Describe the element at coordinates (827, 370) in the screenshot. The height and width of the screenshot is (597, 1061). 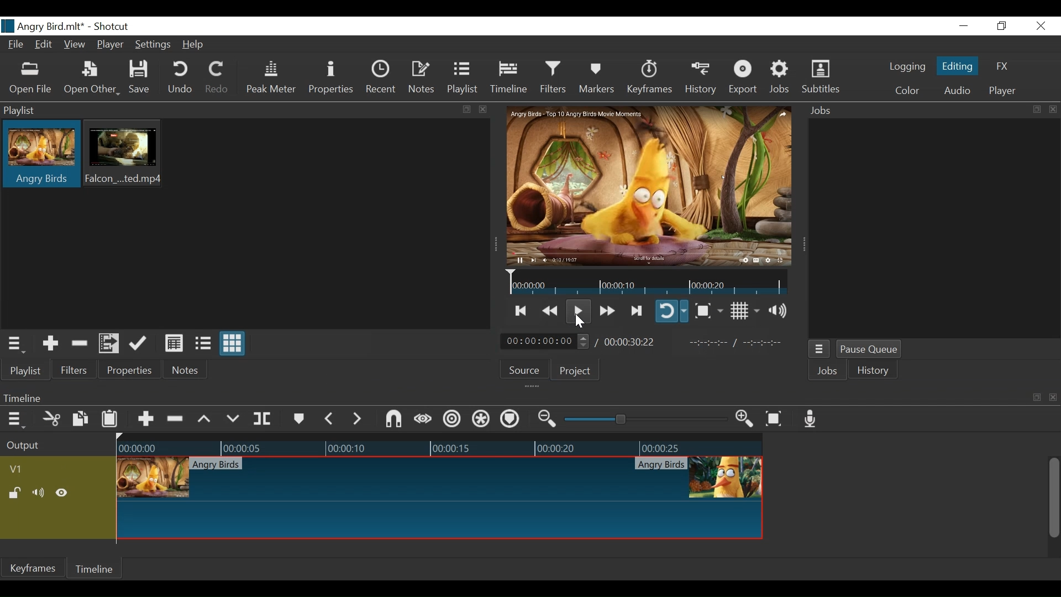
I see `Jobs` at that location.